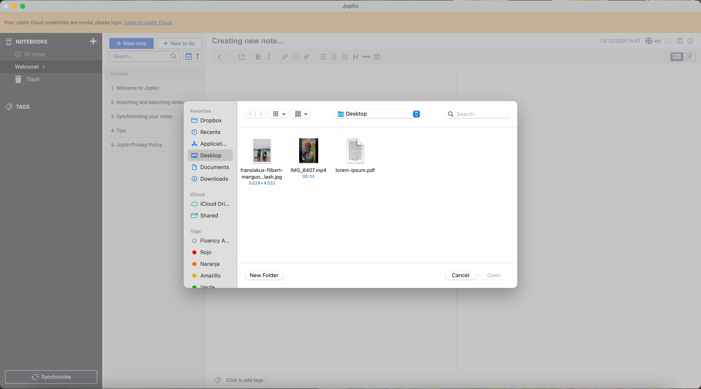  Describe the element at coordinates (210, 240) in the screenshot. I see `fluency tag` at that location.